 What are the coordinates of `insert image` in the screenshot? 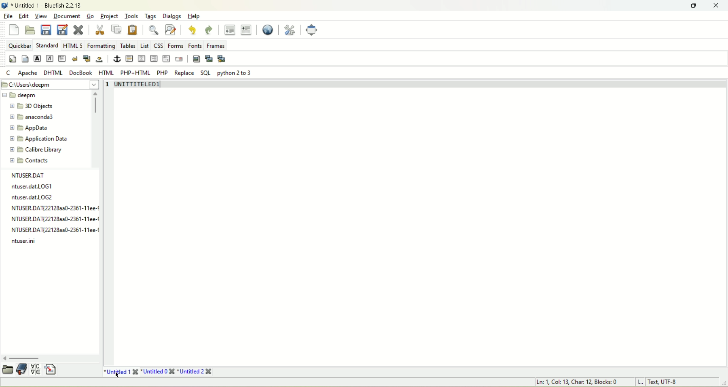 It's located at (196, 59).